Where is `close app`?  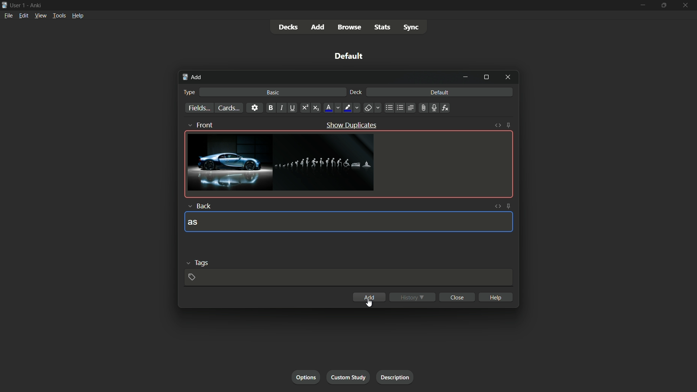 close app is located at coordinates (686, 5).